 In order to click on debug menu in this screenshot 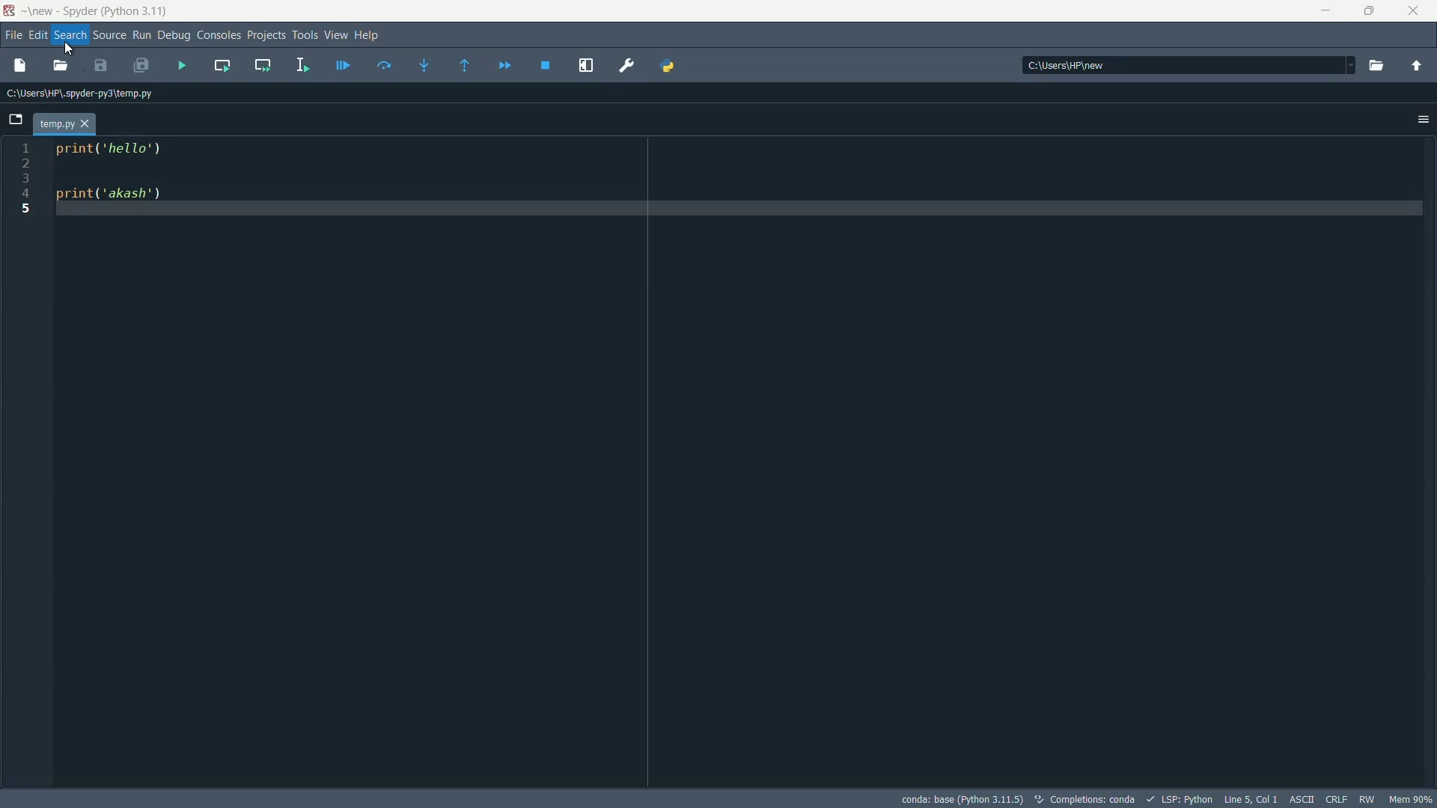, I will do `click(174, 37)`.